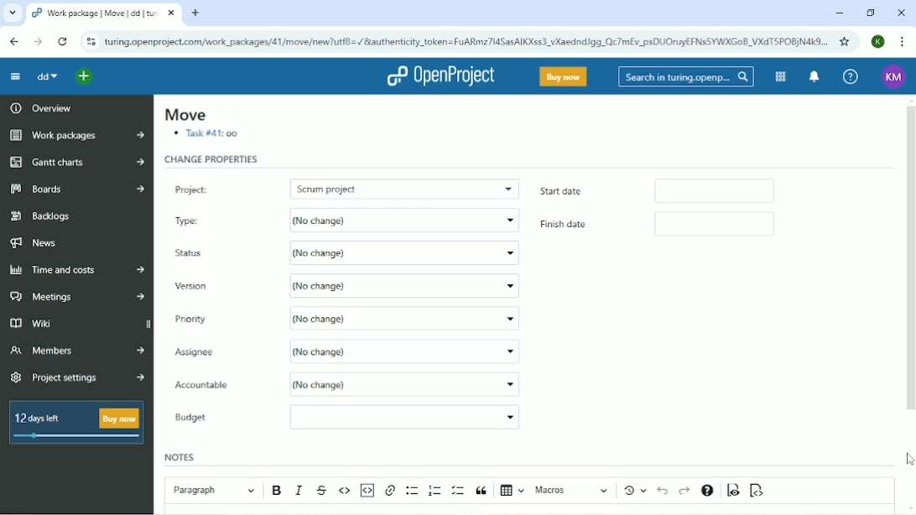 The width and height of the screenshot is (916, 515). What do you see at coordinates (481, 491) in the screenshot?
I see `Block quote` at bounding box center [481, 491].